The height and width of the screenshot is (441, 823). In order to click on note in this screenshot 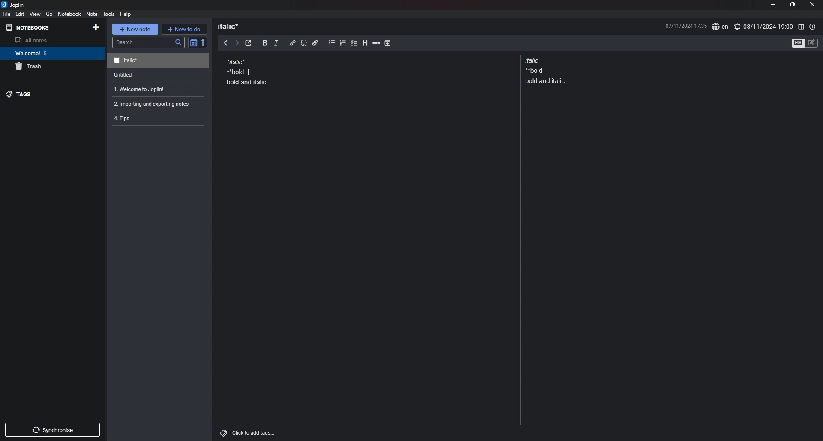, I will do `click(547, 70)`.